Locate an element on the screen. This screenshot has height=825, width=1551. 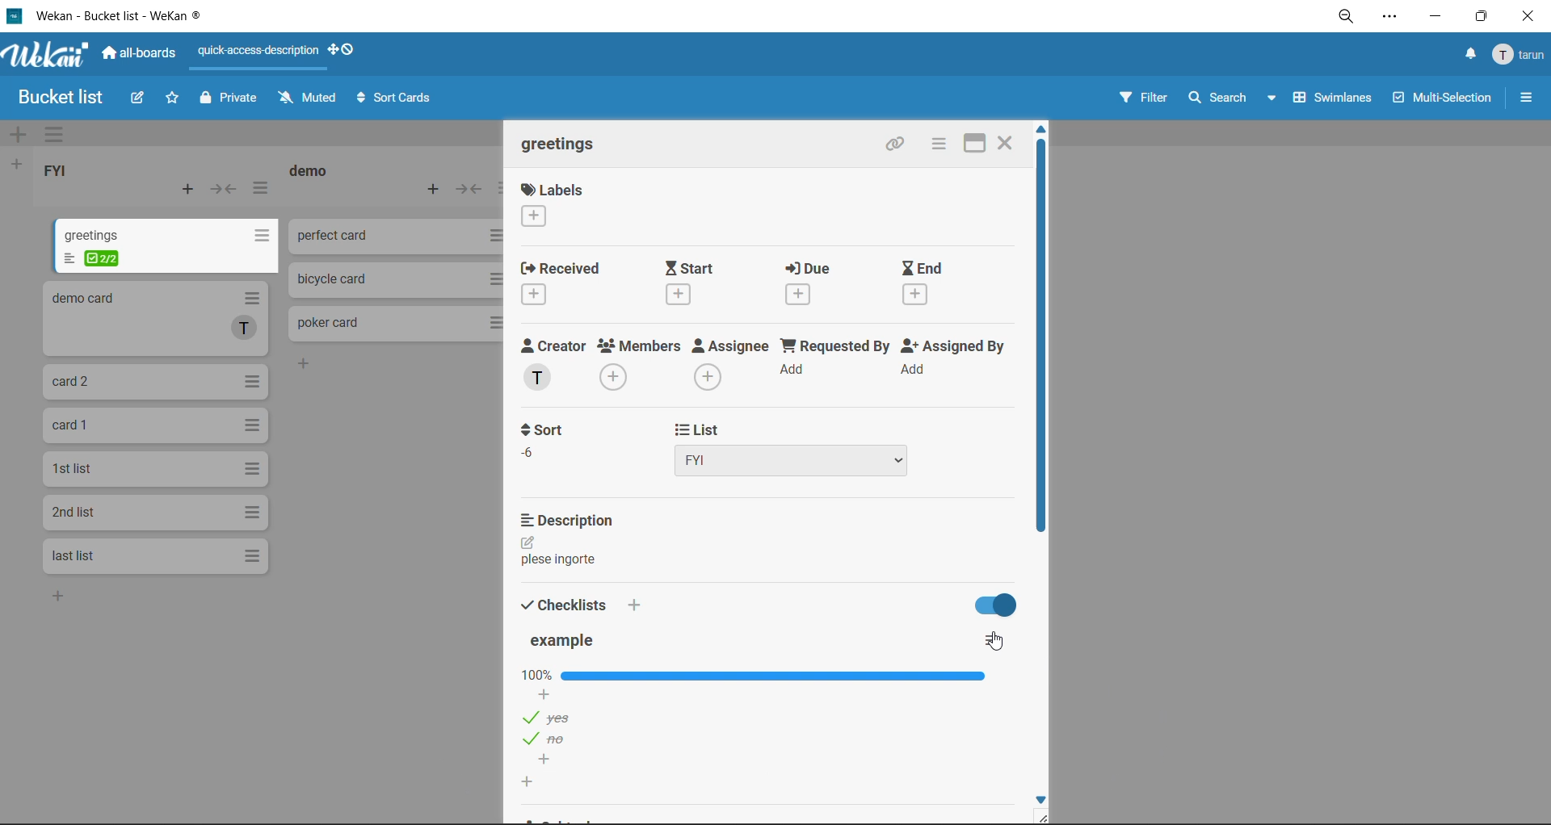
settings is located at coordinates (1394, 17).